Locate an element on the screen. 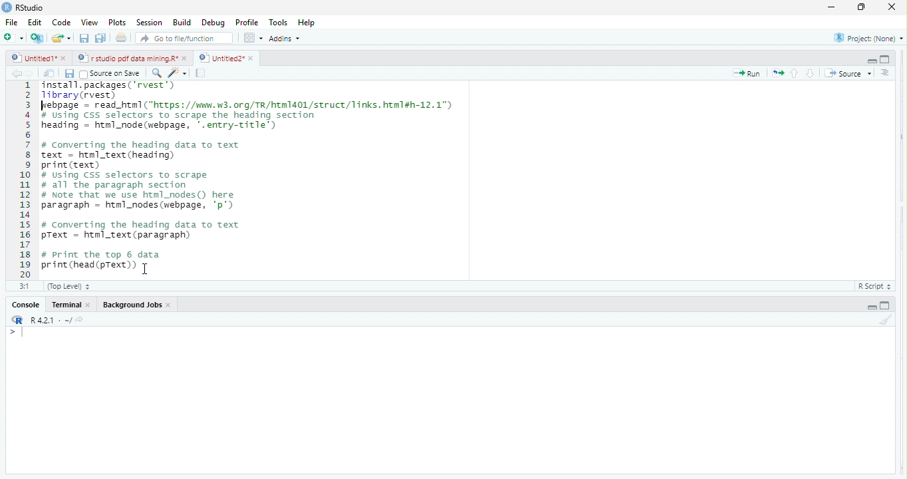  go forward to the next source location is located at coordinates (32, 75).